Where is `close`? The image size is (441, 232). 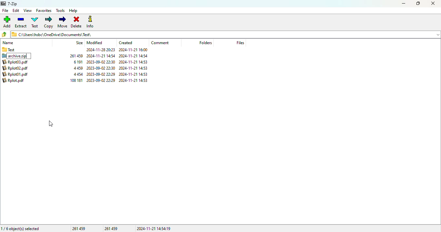 close is located at coordinates (433, 4).